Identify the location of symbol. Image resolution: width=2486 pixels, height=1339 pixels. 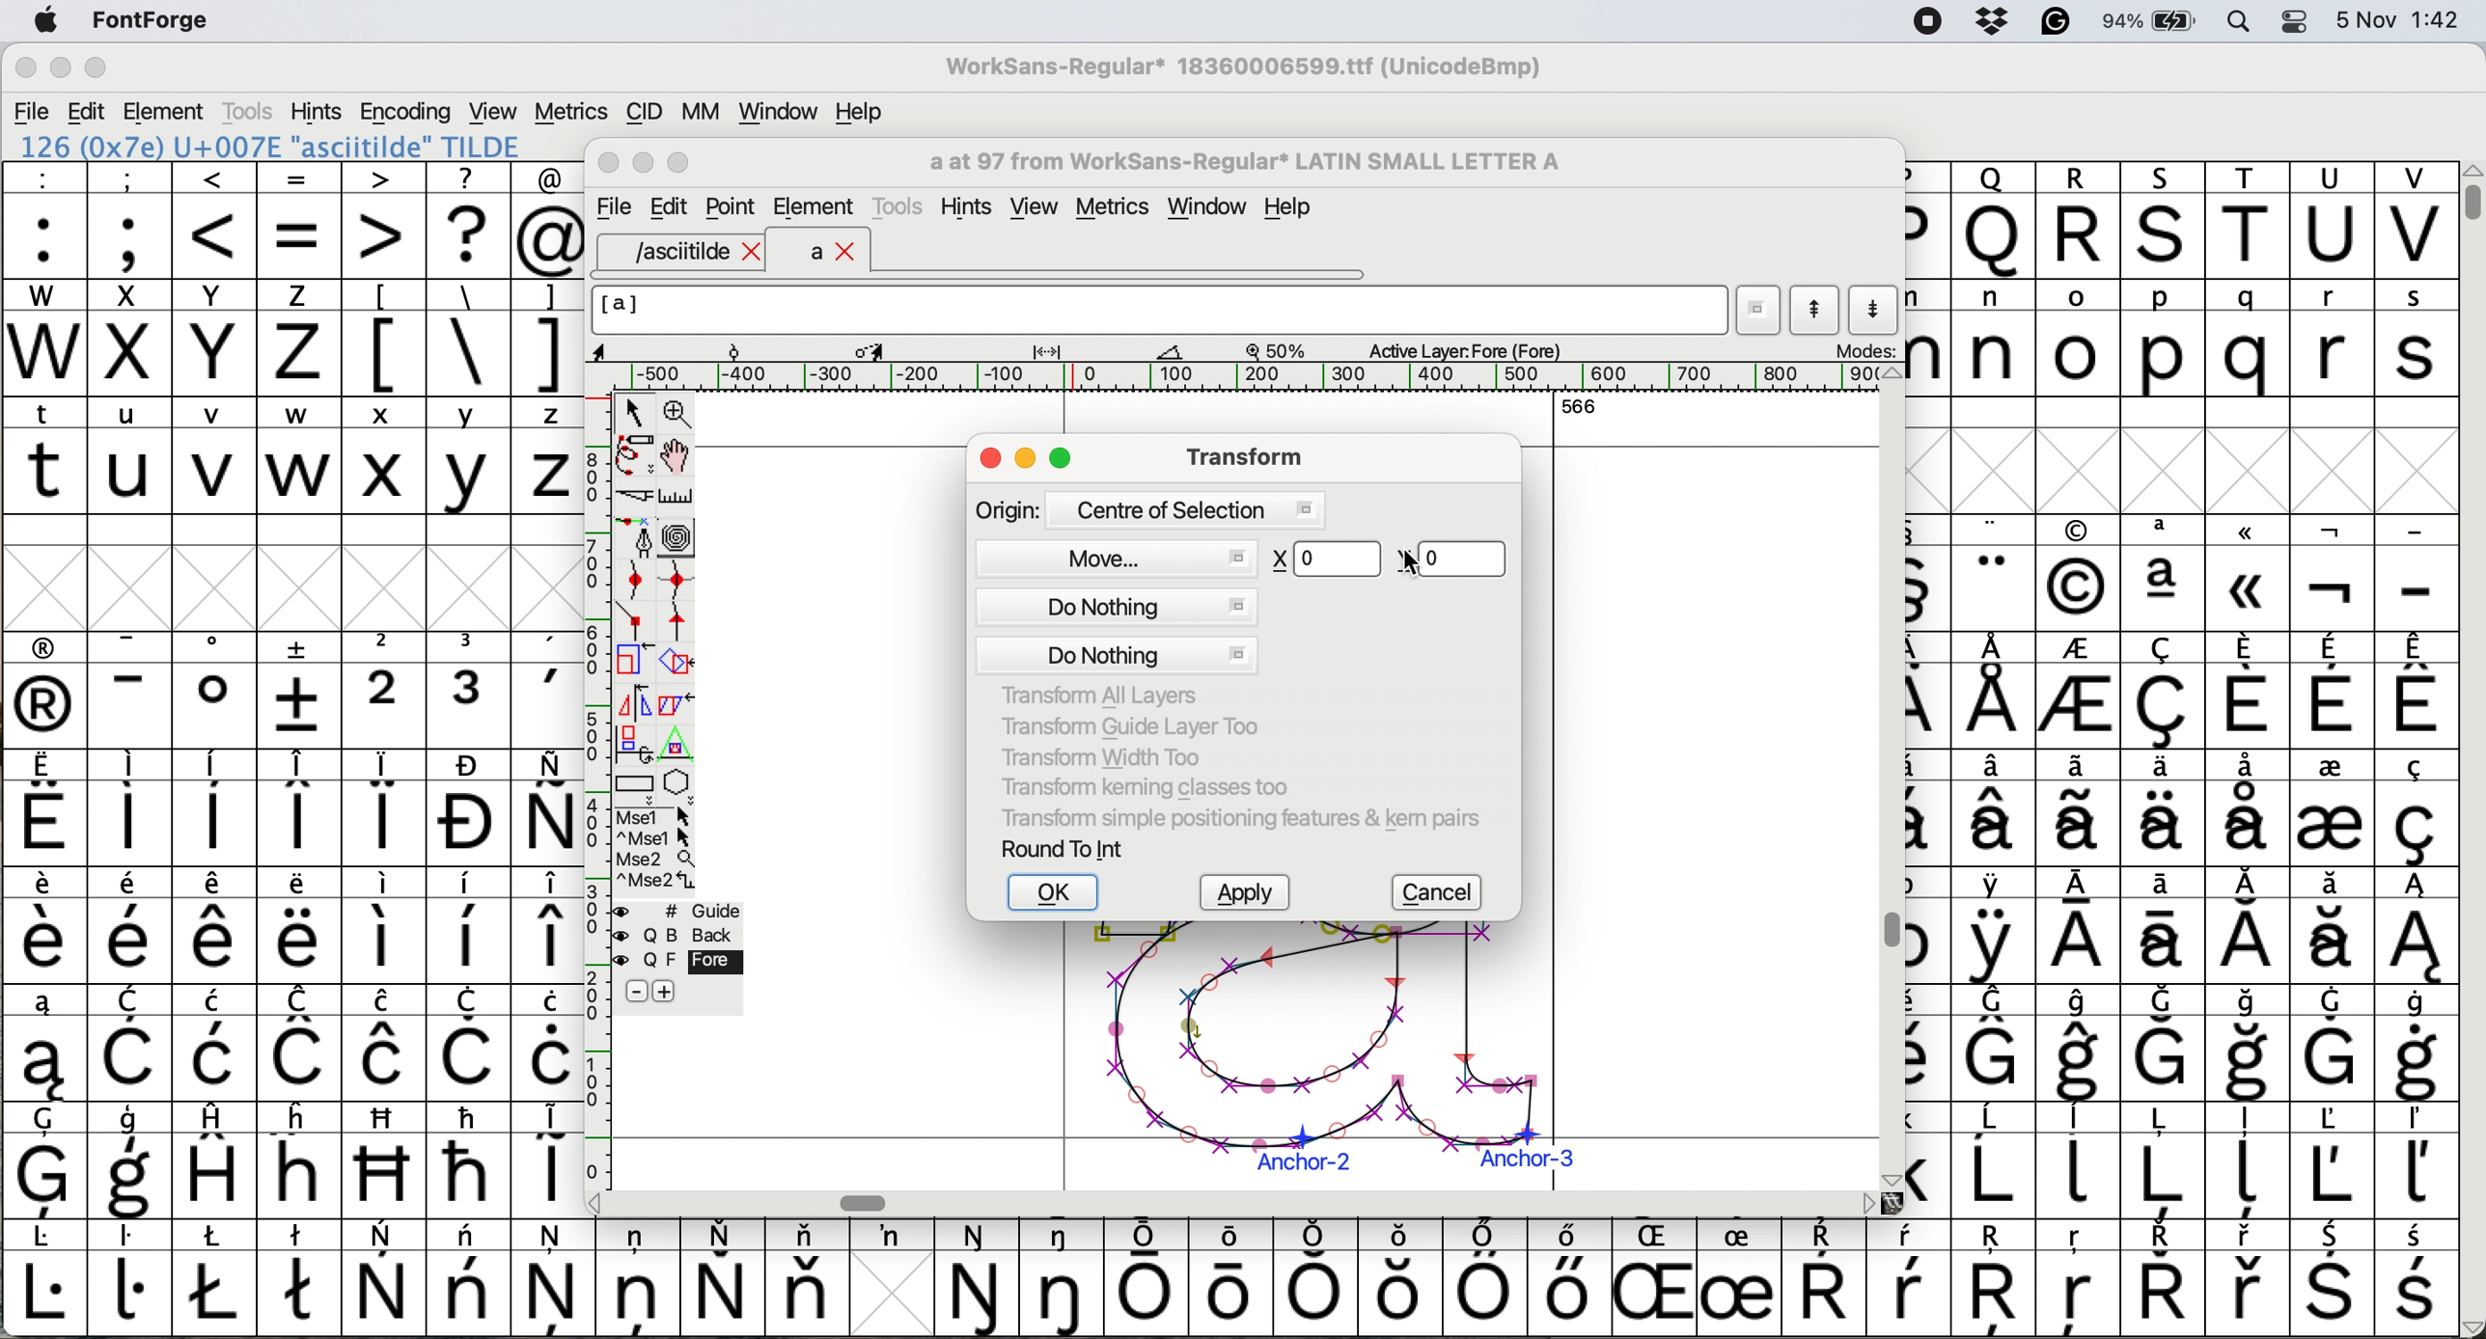
(2168, 806).